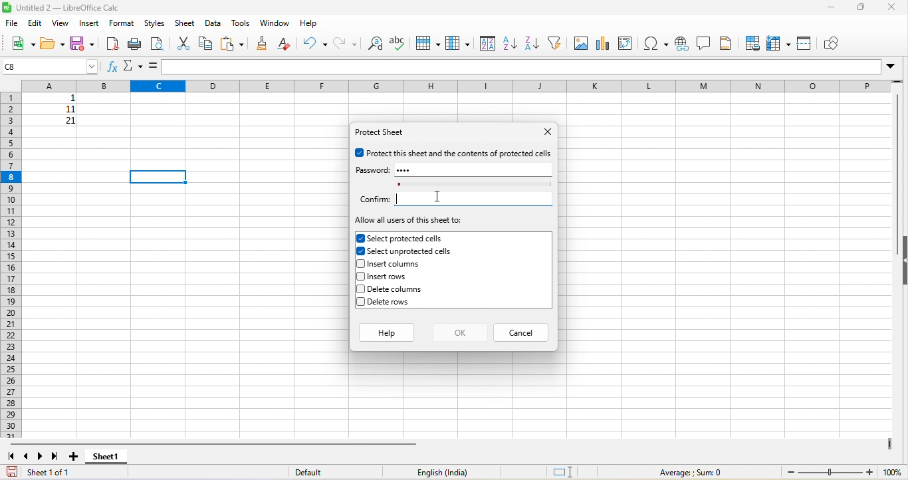 This screenshot has height=480, width=908. What do you see at coordinates (453, 153) in the screenshot?
I see `protect this sheet and the contents of protected cell` at bounding box center [453, 153].